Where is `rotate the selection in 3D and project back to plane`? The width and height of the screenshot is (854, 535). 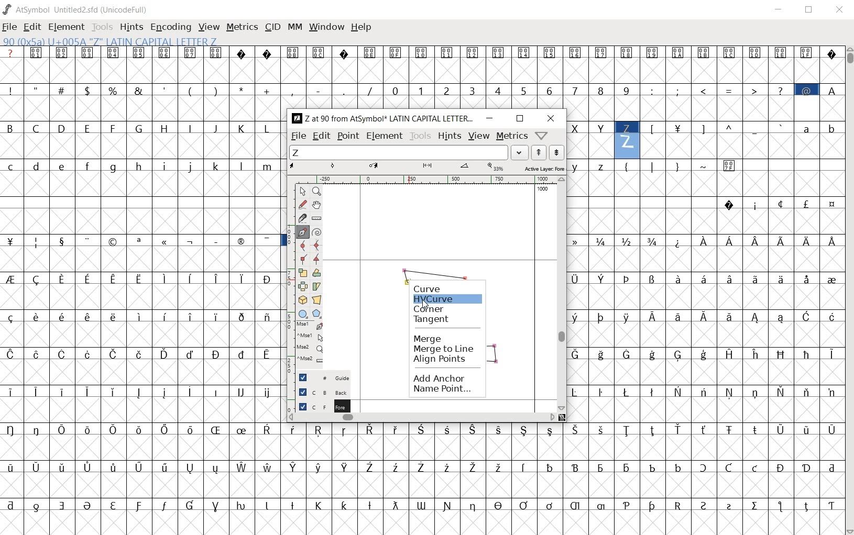 rotate the selection in 3D and project back to plane is located at coordinates (302, 299).